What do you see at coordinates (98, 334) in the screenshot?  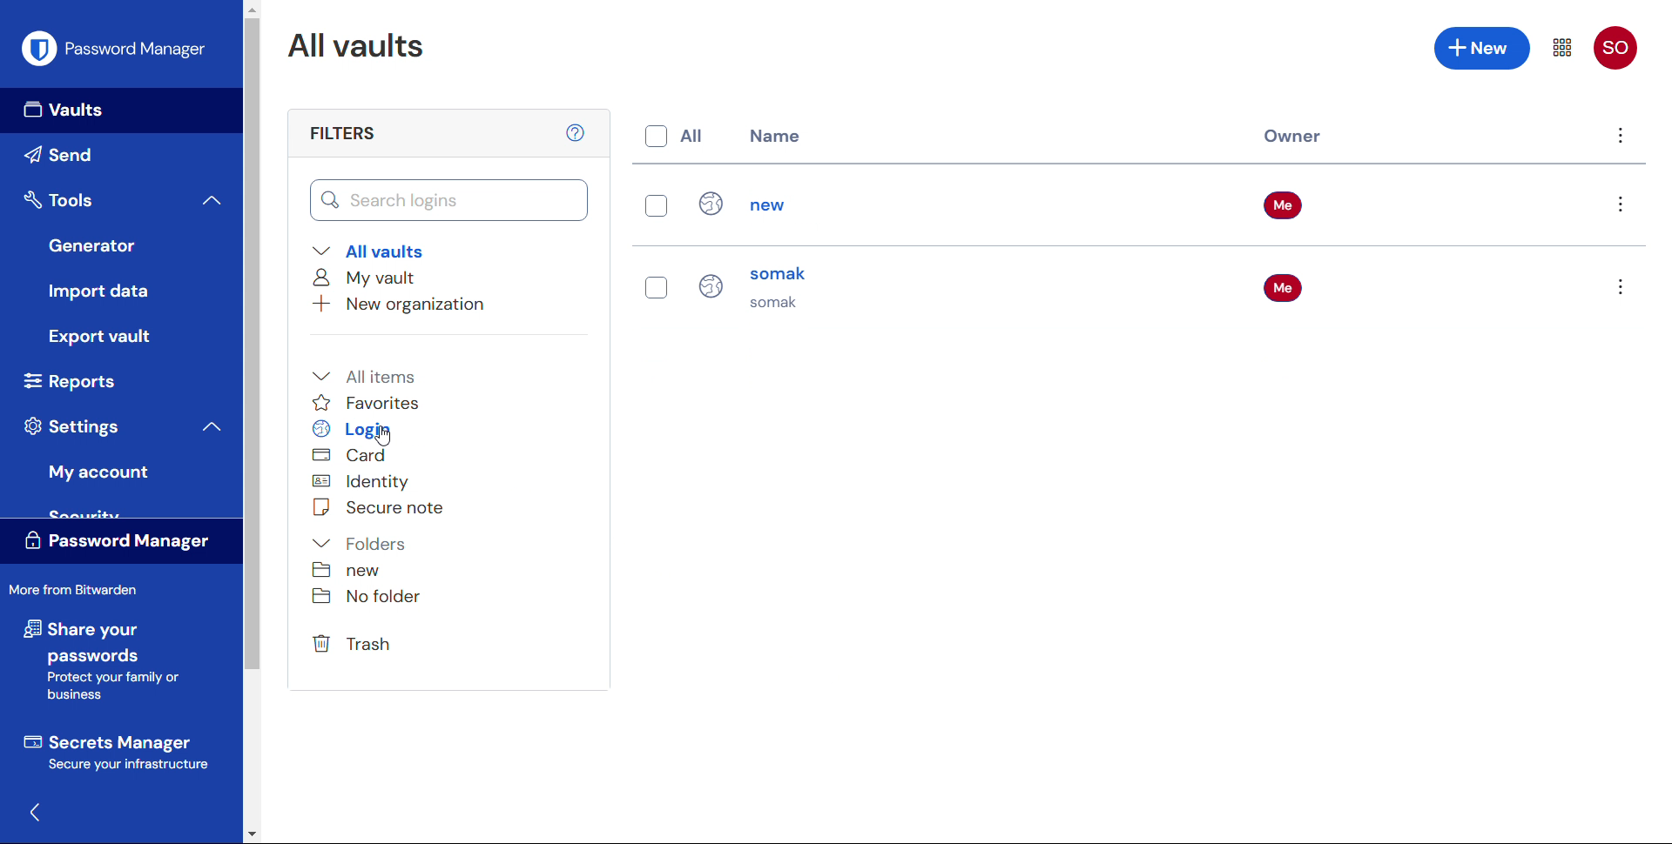 I see `Export vault ` at bounding box center [98, 334].